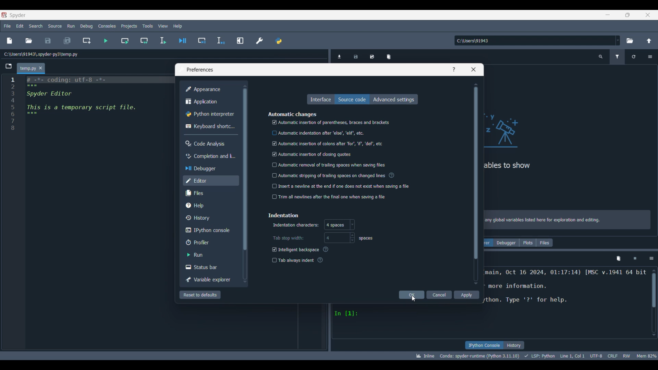 The height and width of the screenshot is (370, 658). What do you see at coordinates (292, 114) in the screenshot?
I see `Section title` at bounding box center [292, 114].